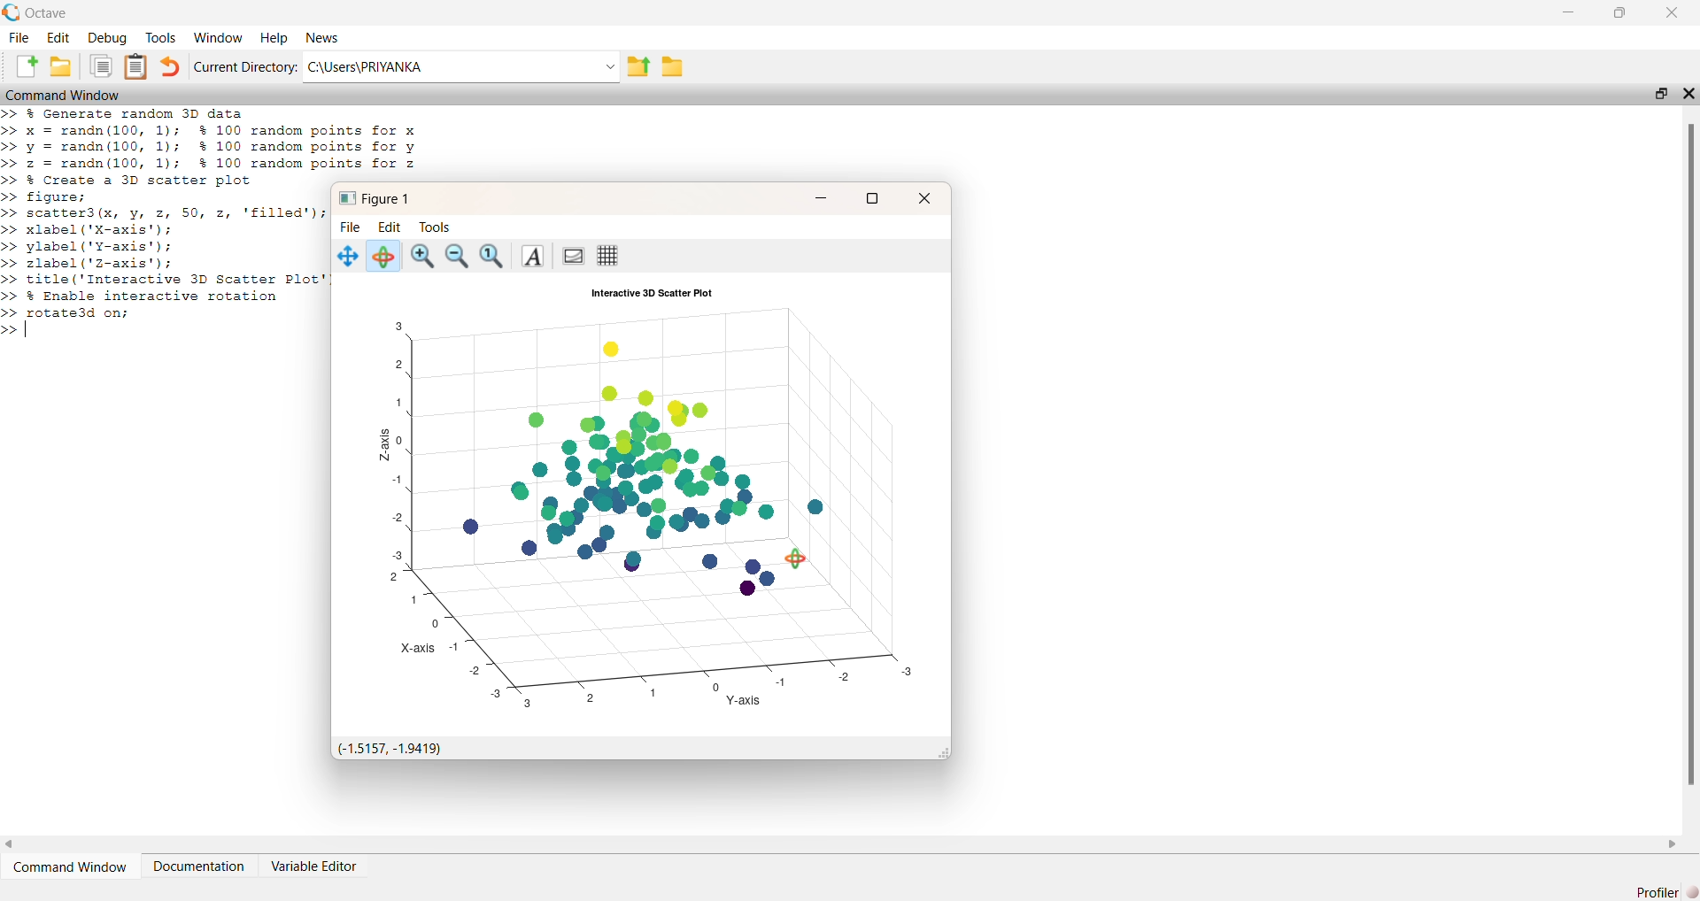  What do you see at coordinates (459, 258) in the screenshot?
I see `zoom out` at bounding box center [459, 258].